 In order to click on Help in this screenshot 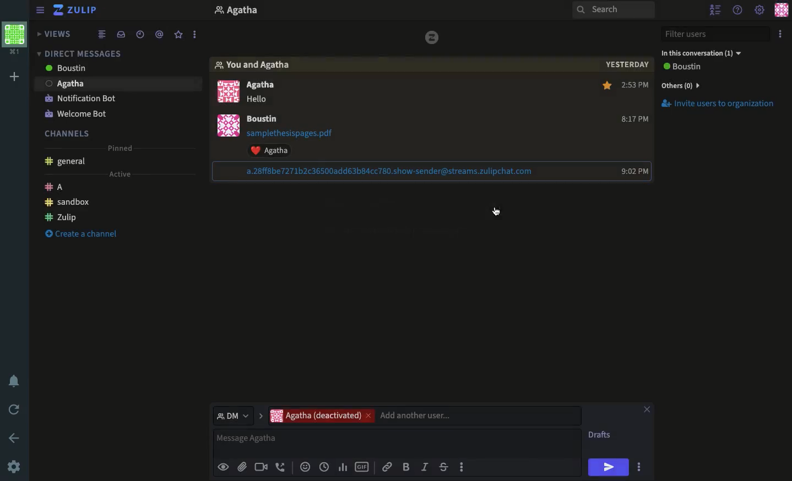, I will do `click(737, 10)`.